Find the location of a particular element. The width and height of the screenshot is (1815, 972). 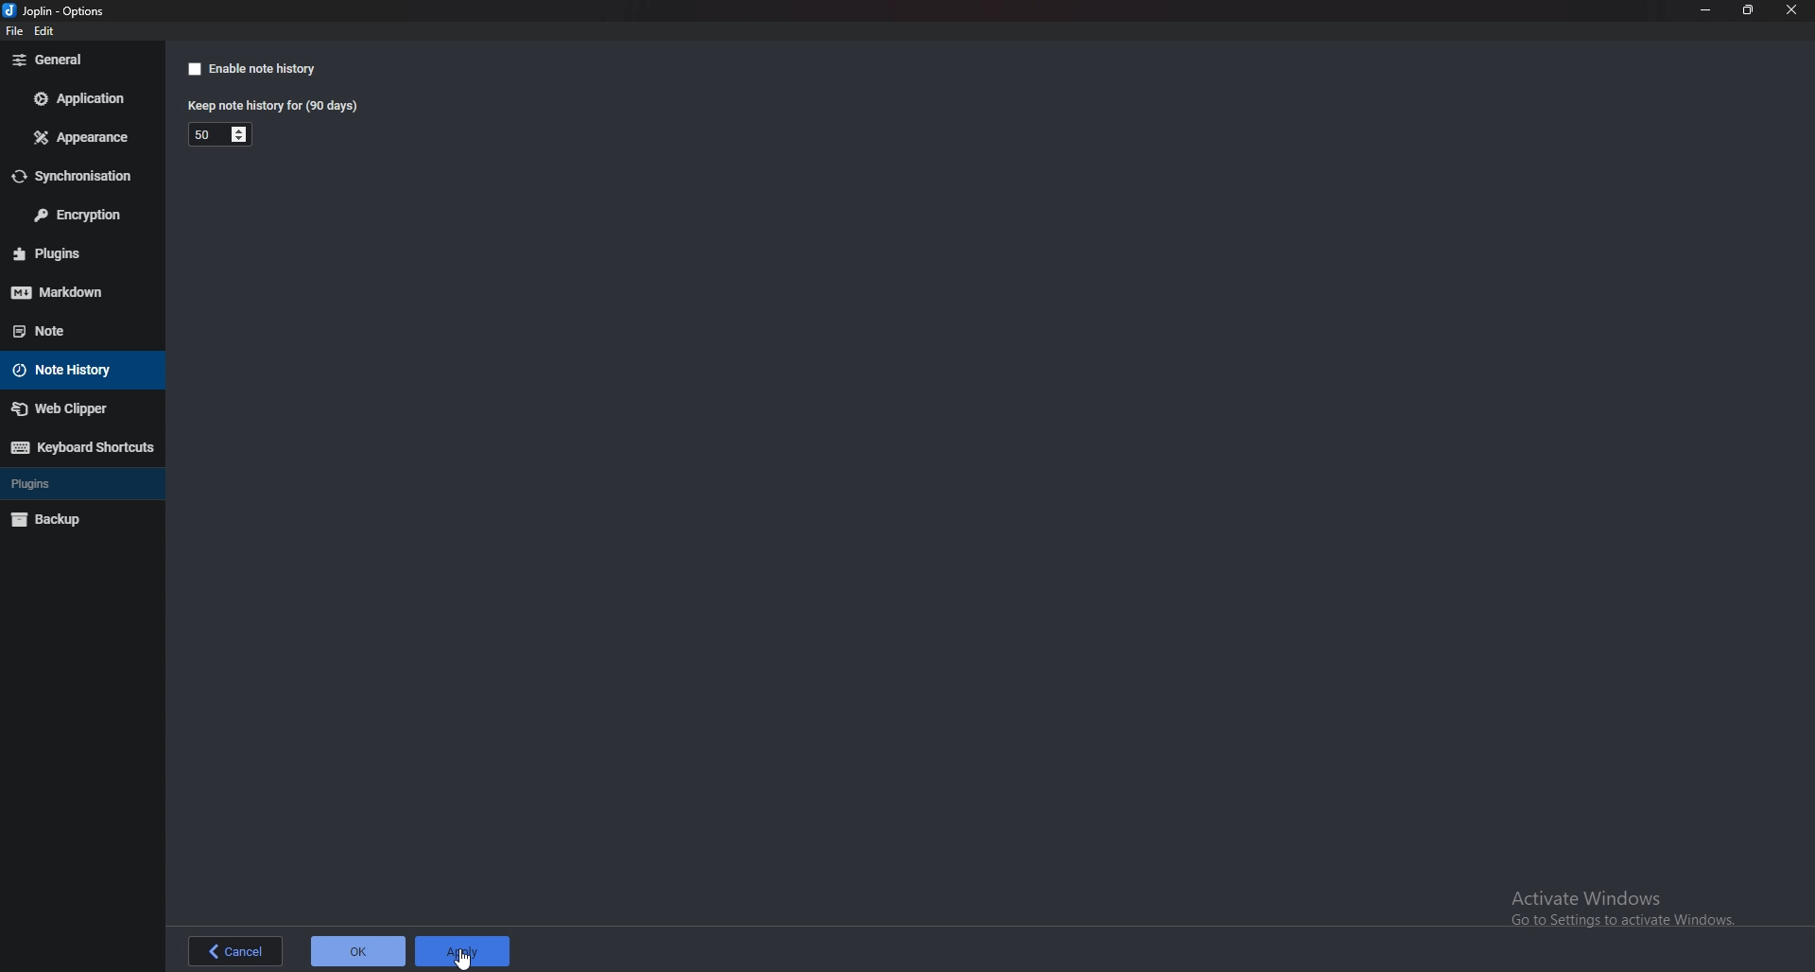

edit is located at coordinates (47, 31).